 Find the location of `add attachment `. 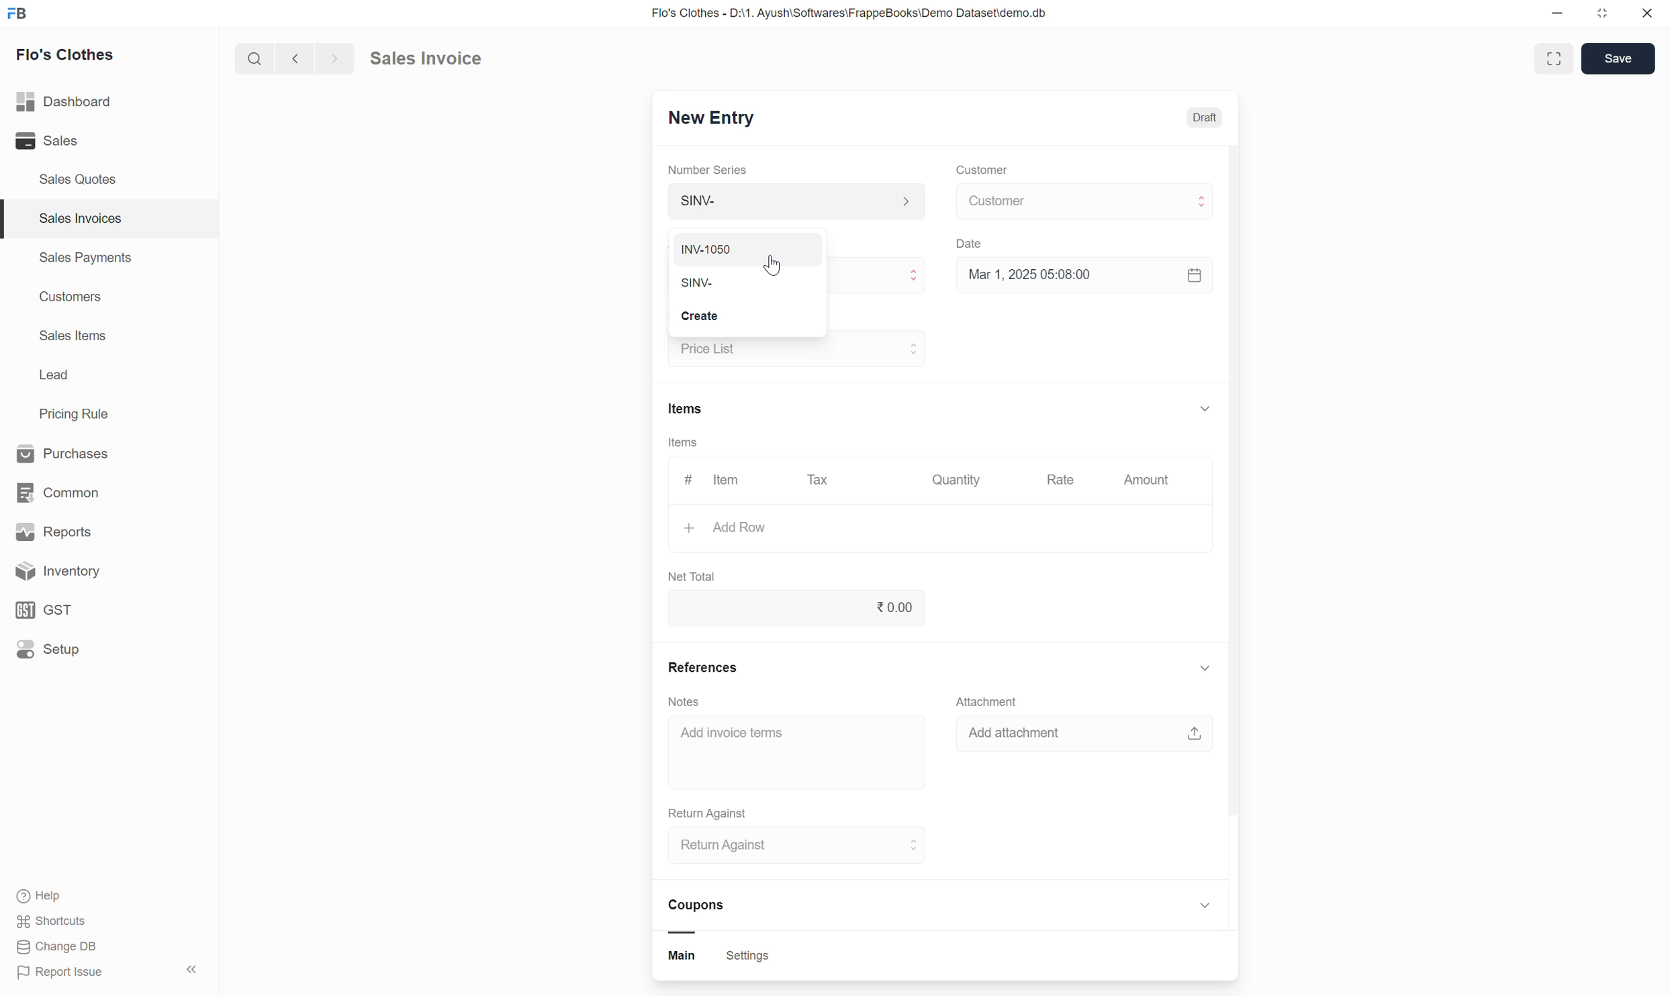

add attachment  is located at coordinates (1086, 738).